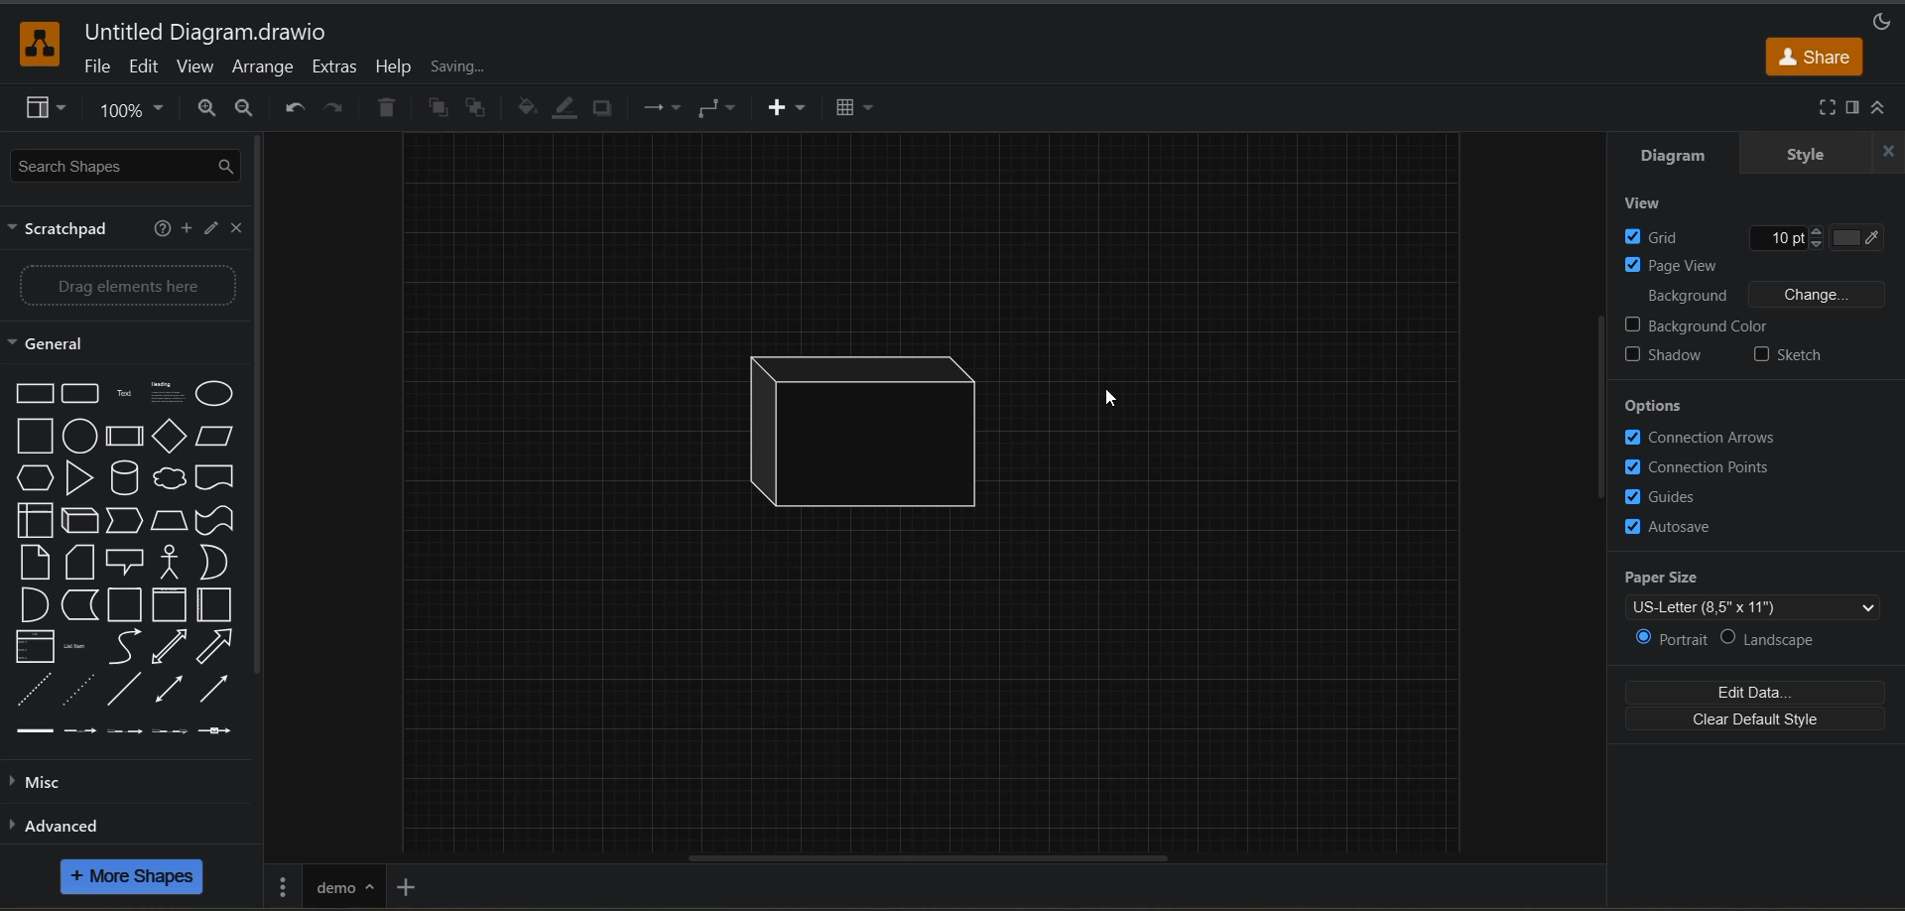  What do you see at coordinates (1665, 236) in the screenshot?
I see `grid` at bounding box center [1665, 236].